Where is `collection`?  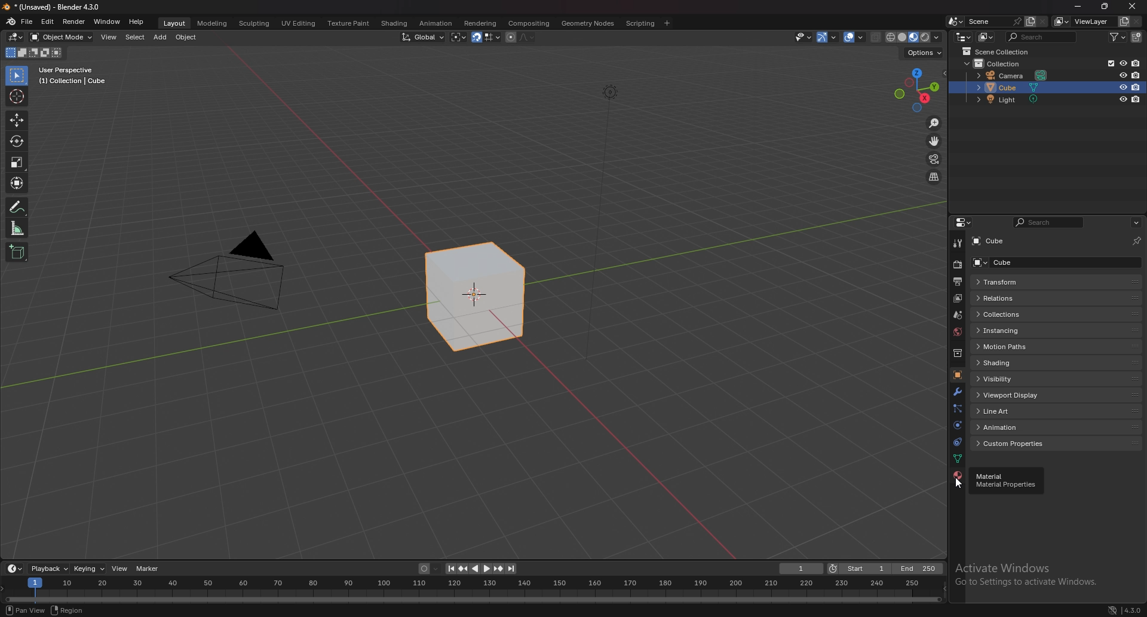 collection is located at coordinates (958, 353).